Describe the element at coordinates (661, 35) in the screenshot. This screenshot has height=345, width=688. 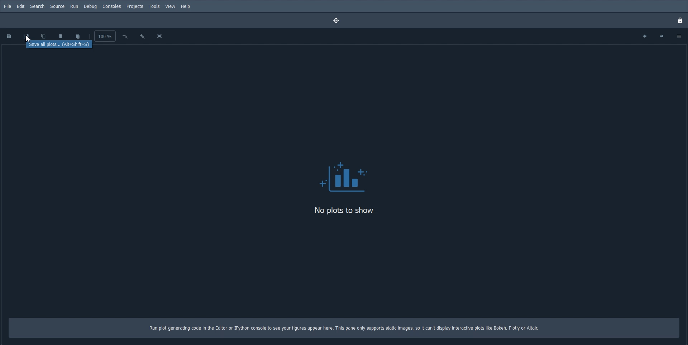
I see `Next plot` at that location.